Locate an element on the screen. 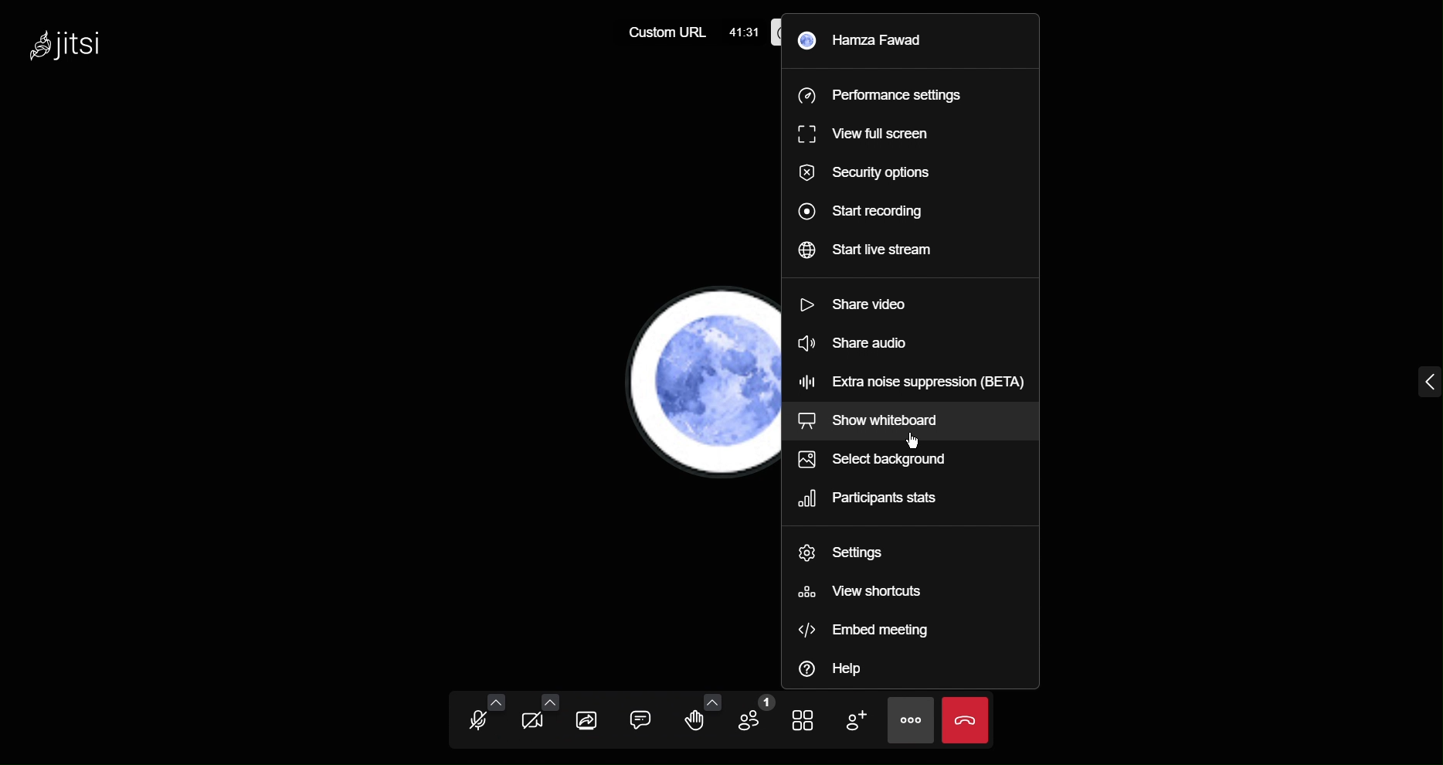 This screenshot has width=1443, height=765. Audio is located at coordinates (478, 717).